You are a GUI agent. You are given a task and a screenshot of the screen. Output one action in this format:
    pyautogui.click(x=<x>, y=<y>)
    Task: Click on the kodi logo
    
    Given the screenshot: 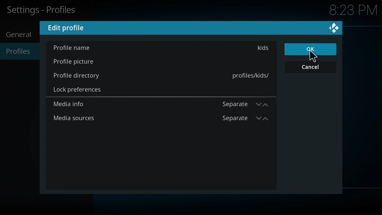 What is the action you would take?
    pyautogui.click(x=333, y=28)
    